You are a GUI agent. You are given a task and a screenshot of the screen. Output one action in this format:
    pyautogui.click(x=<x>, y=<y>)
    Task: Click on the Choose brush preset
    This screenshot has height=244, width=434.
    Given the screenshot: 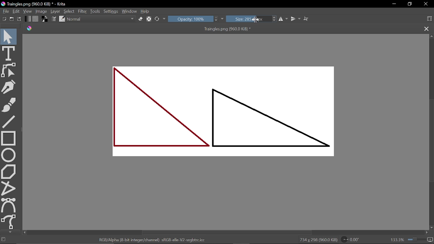 What is the action you would take?
    pyautogui.click(x=62, y=19)
    